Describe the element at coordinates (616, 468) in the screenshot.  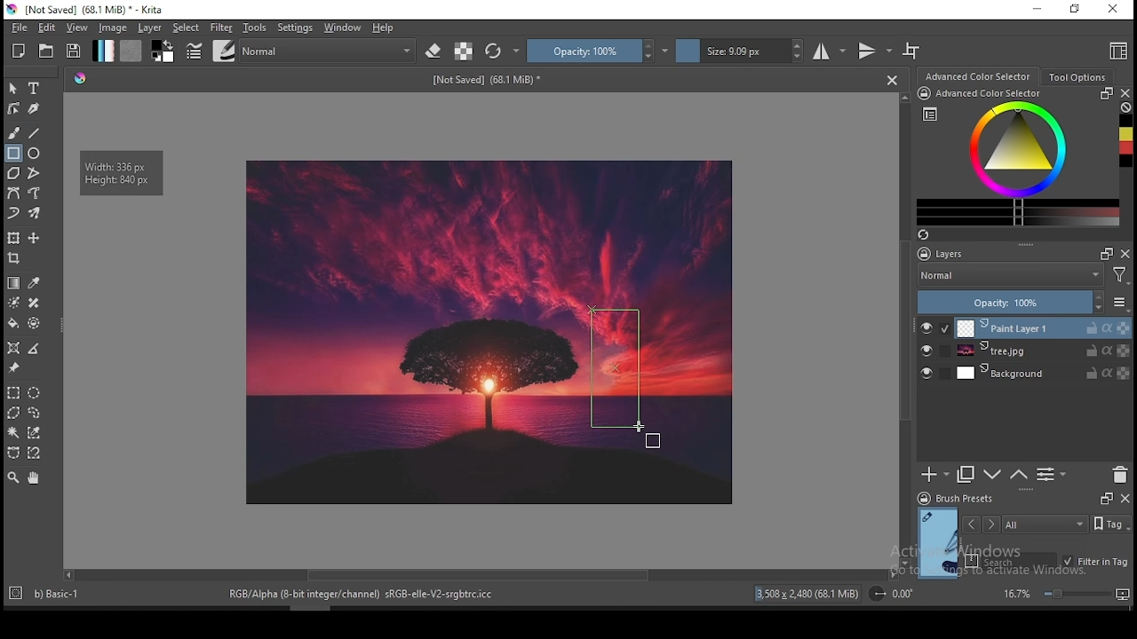
I see `image` at that location.